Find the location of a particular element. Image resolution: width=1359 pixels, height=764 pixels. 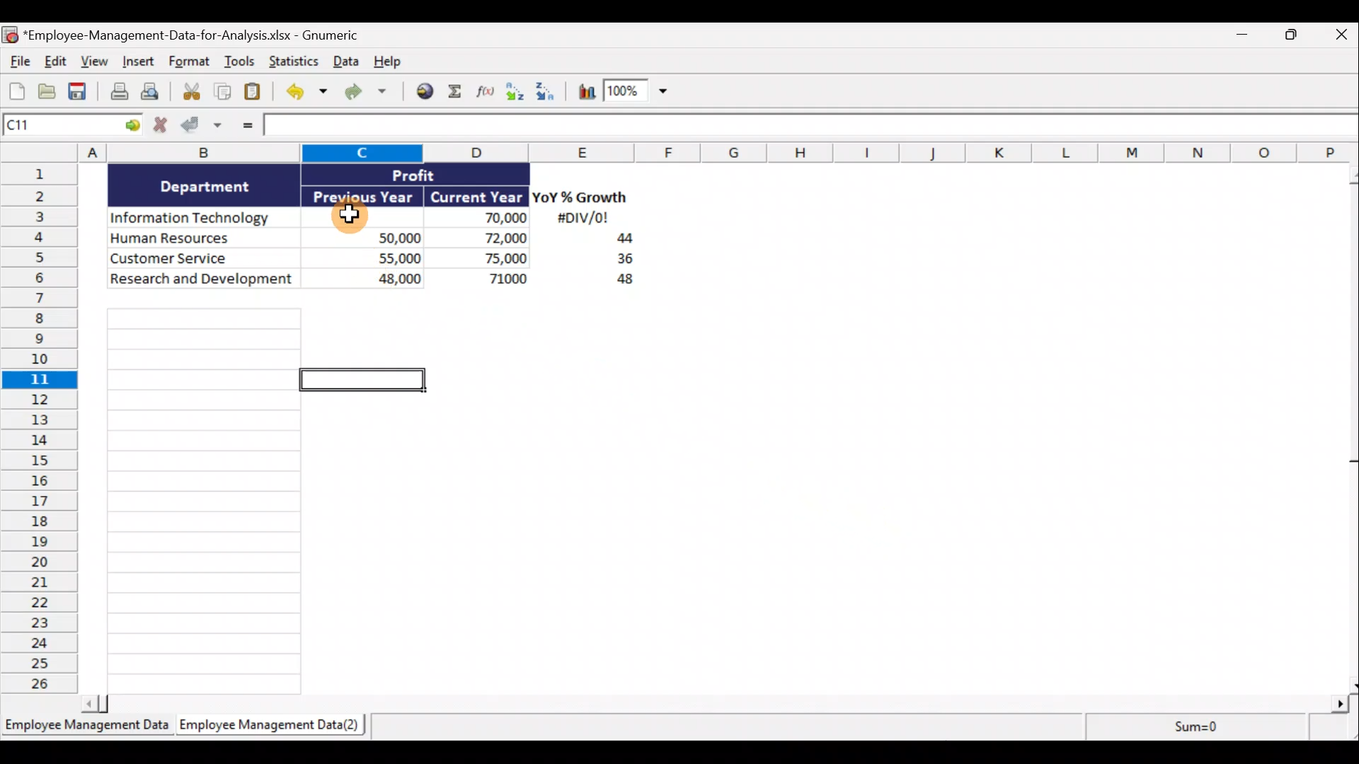

Help is located at coordinates (392, 60).